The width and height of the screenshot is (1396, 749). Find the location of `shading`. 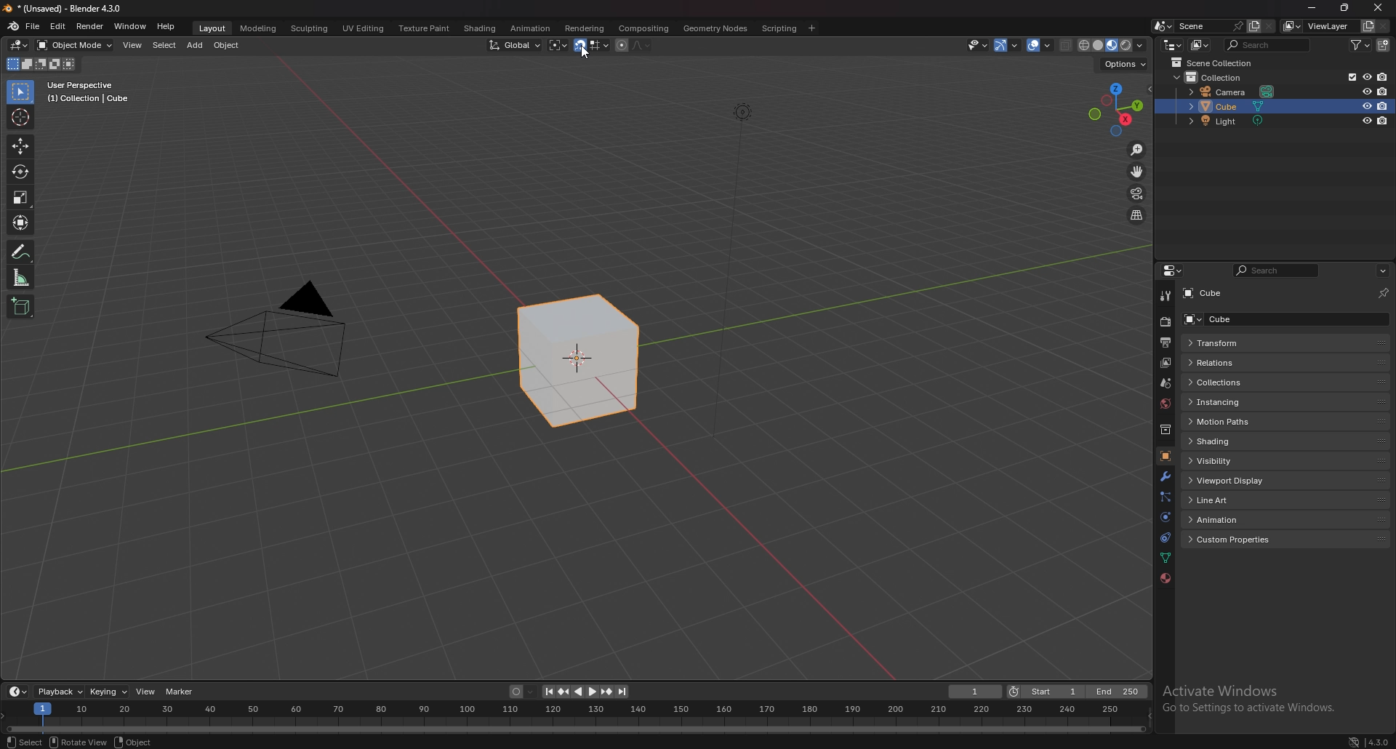

shading is located at coordinates (1237, 441).